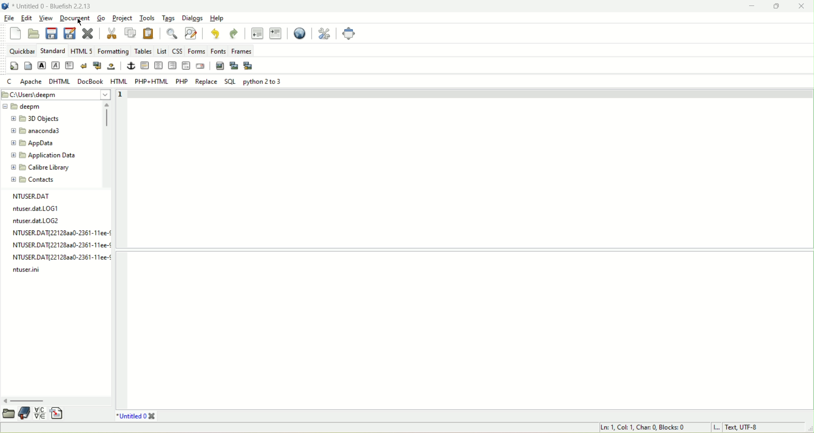 Image resolution: width=814 pixels, height=433 pixels. I want to click on quickbar, so click(22, 50).